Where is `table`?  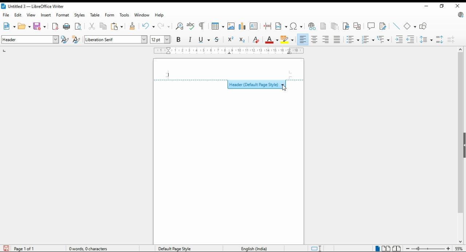
table is located at coordinates (96, 15).